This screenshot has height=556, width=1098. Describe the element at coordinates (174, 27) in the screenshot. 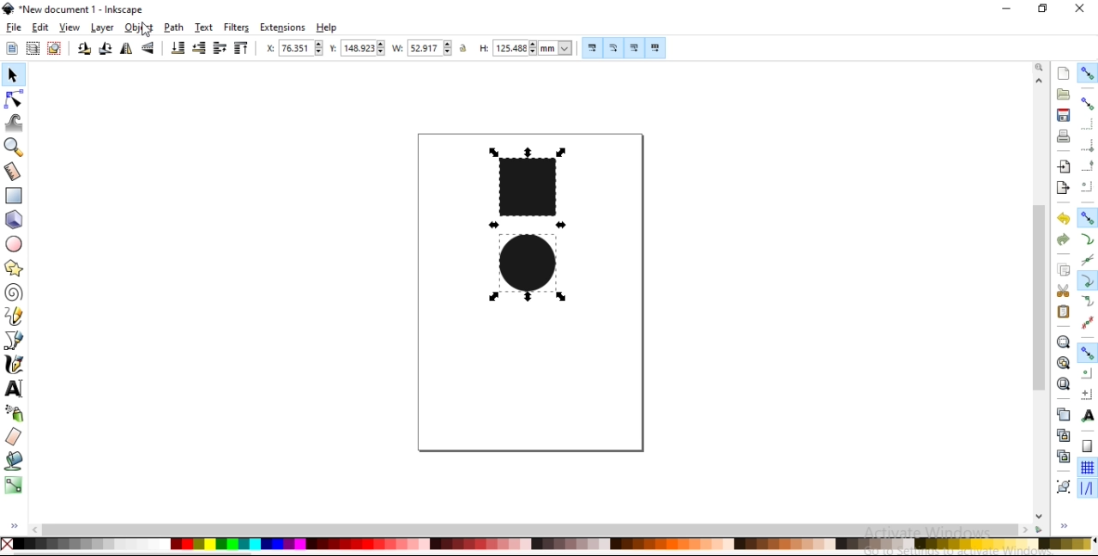

I see `path` at that location.